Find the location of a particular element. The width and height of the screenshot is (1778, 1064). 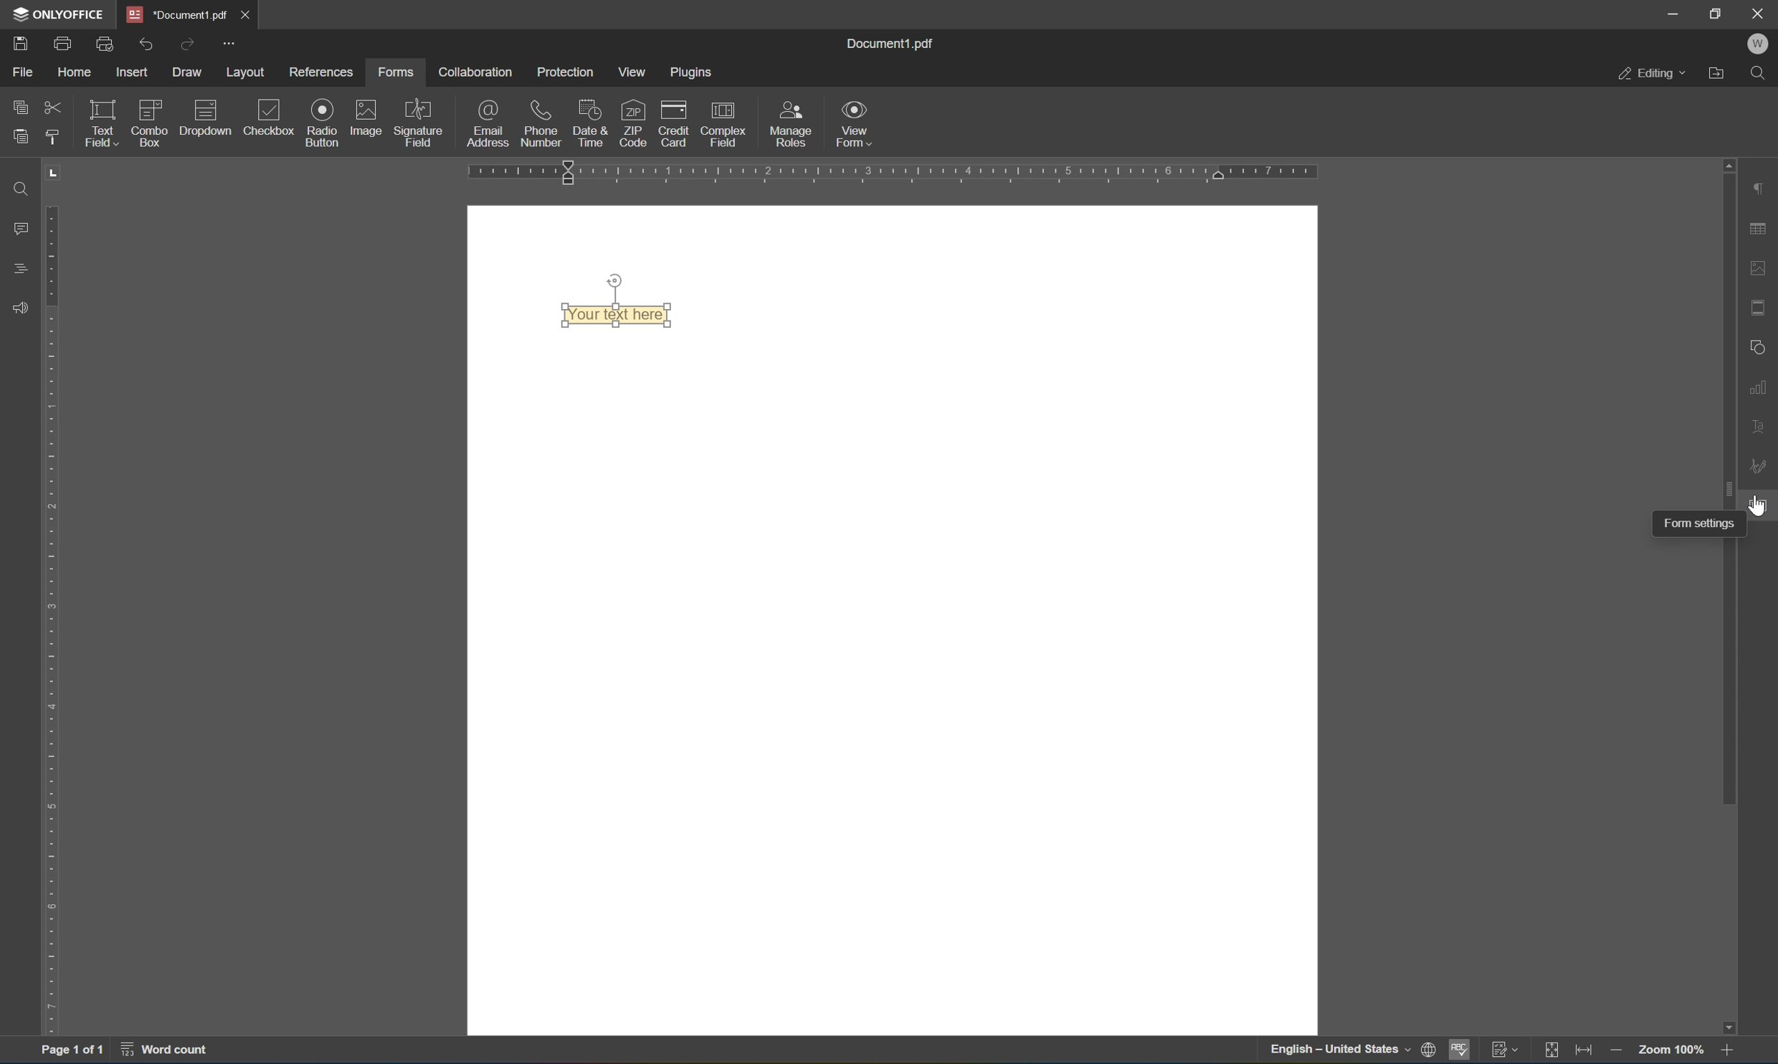

image settings is located at coordinates (1759, 269).